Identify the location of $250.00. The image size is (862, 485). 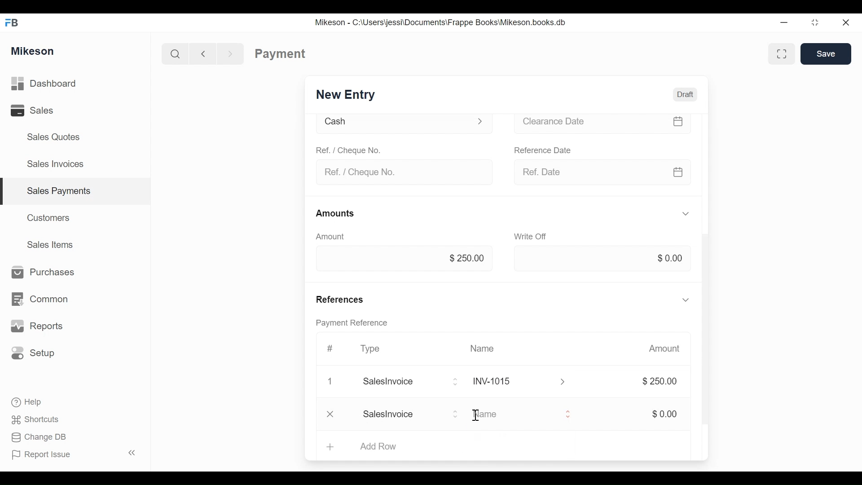
(468, 259).